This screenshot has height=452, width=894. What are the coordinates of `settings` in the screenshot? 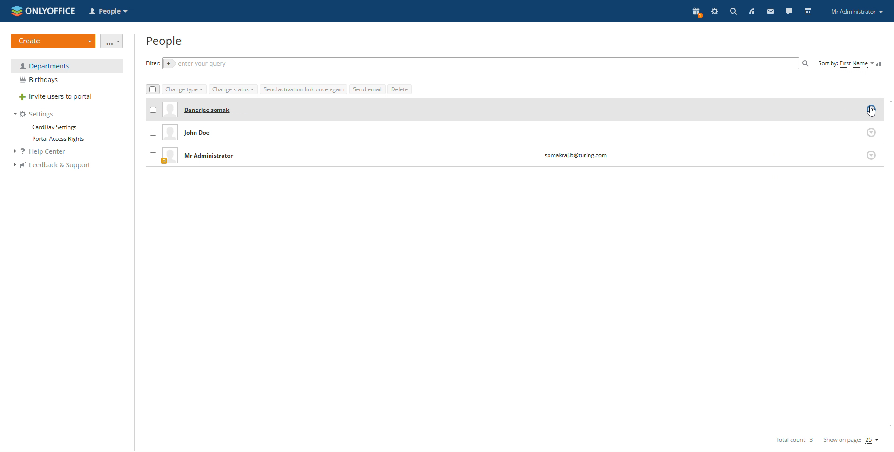 It's located at (34, 114).